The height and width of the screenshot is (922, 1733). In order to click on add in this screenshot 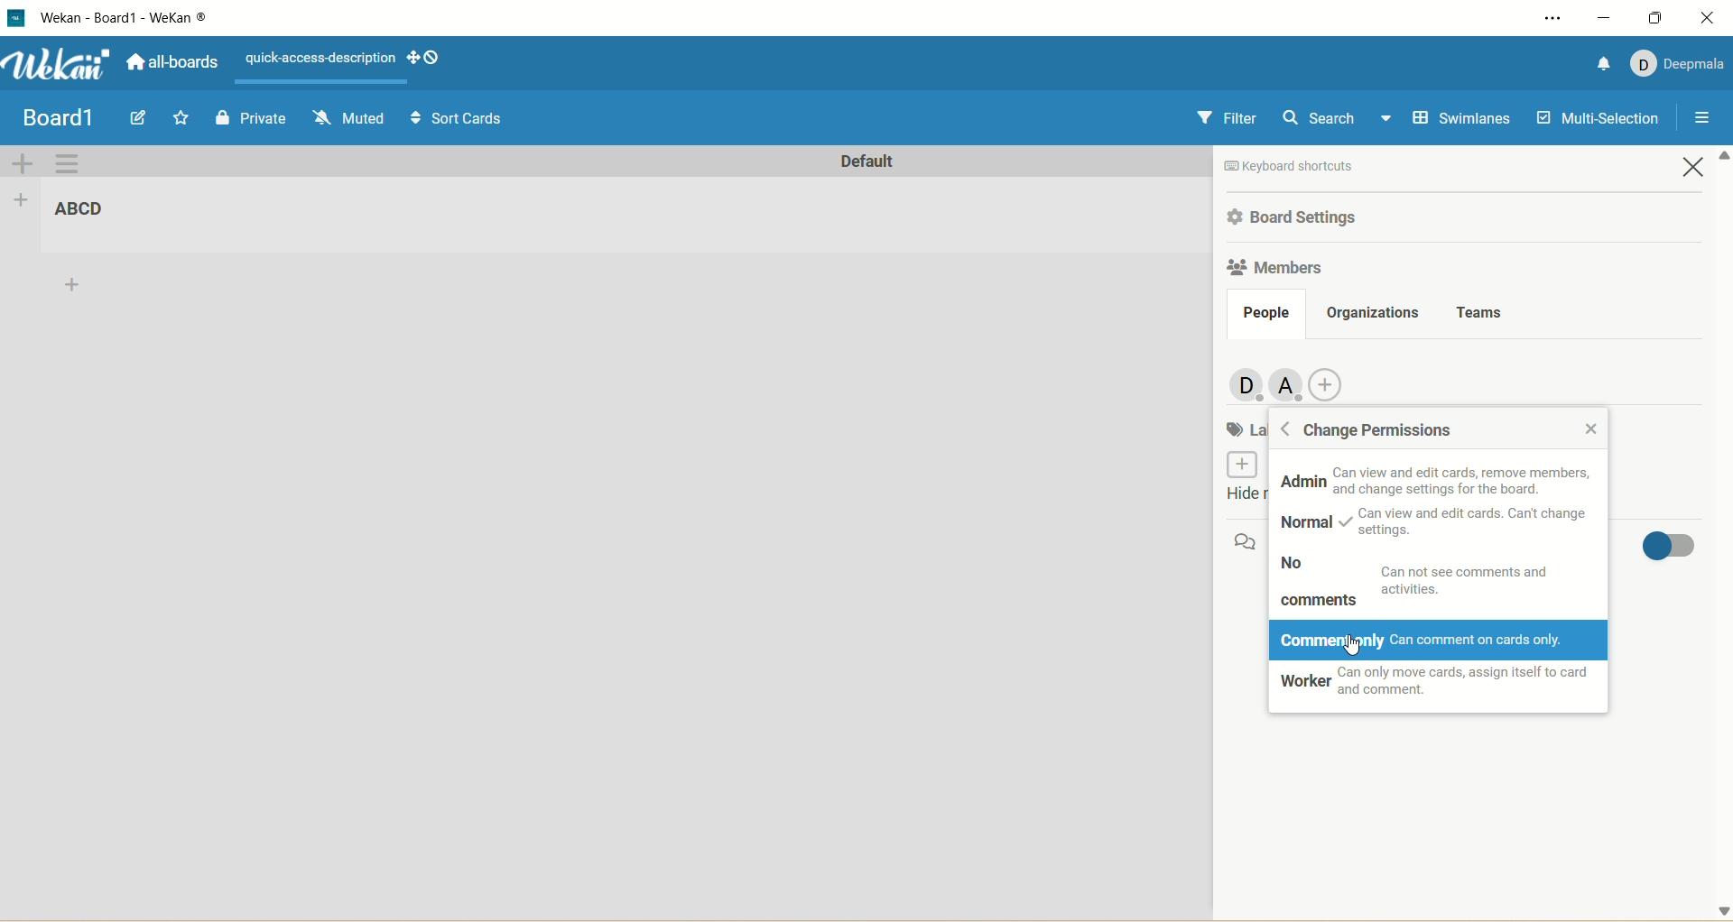, I will do `click(74, 288)`.